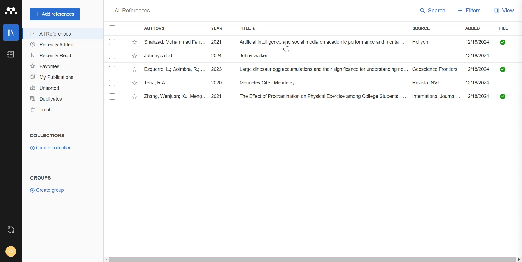  I want to click on Add references, so click(55, 14).